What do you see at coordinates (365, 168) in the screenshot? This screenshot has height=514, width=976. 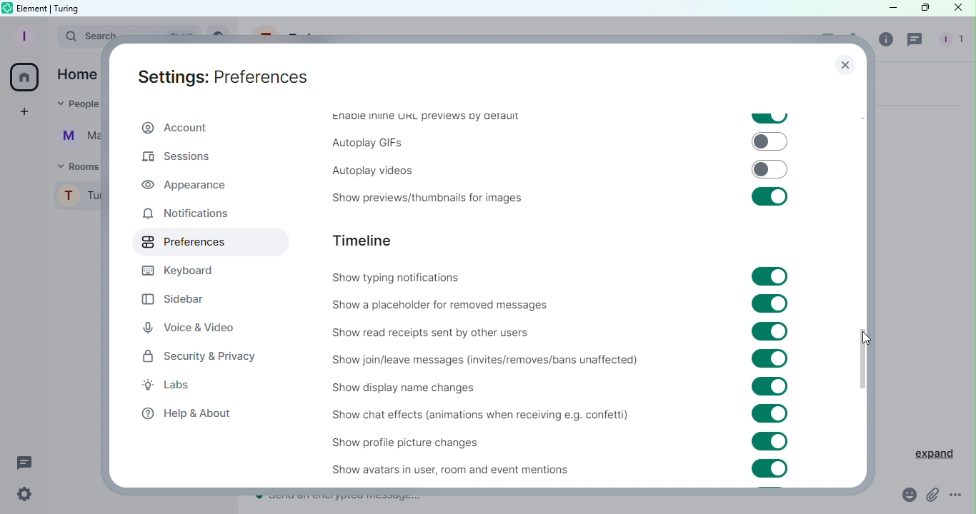 I see `Autoplay videos` at bounding box center [365, 168].